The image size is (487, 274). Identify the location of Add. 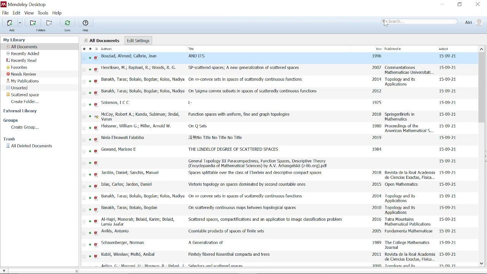
(12, 30).